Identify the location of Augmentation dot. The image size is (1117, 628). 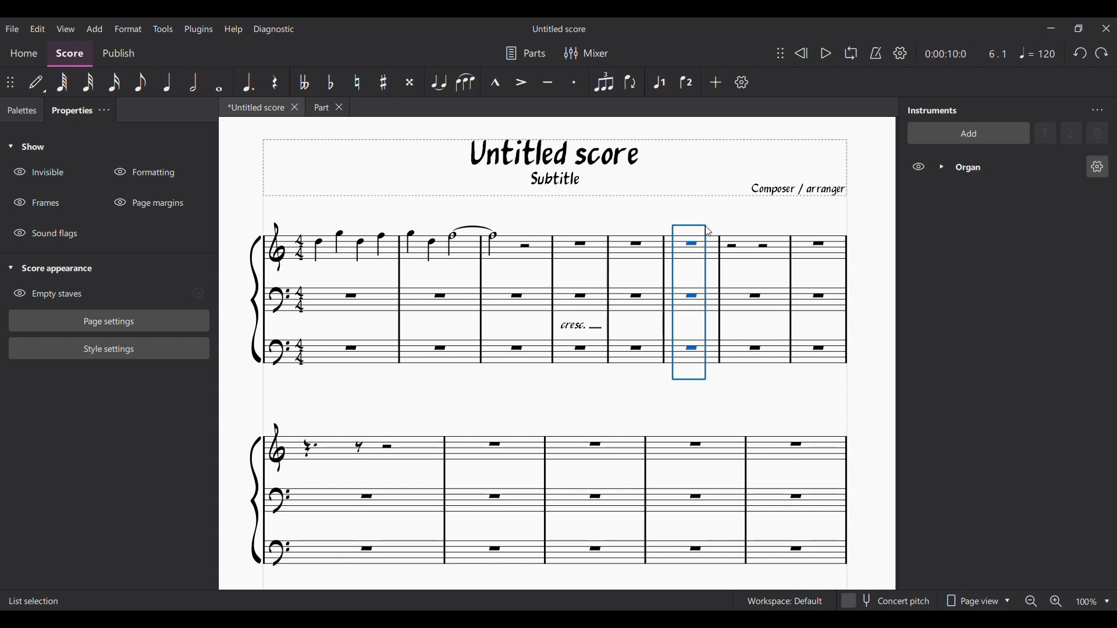
(247, 82).